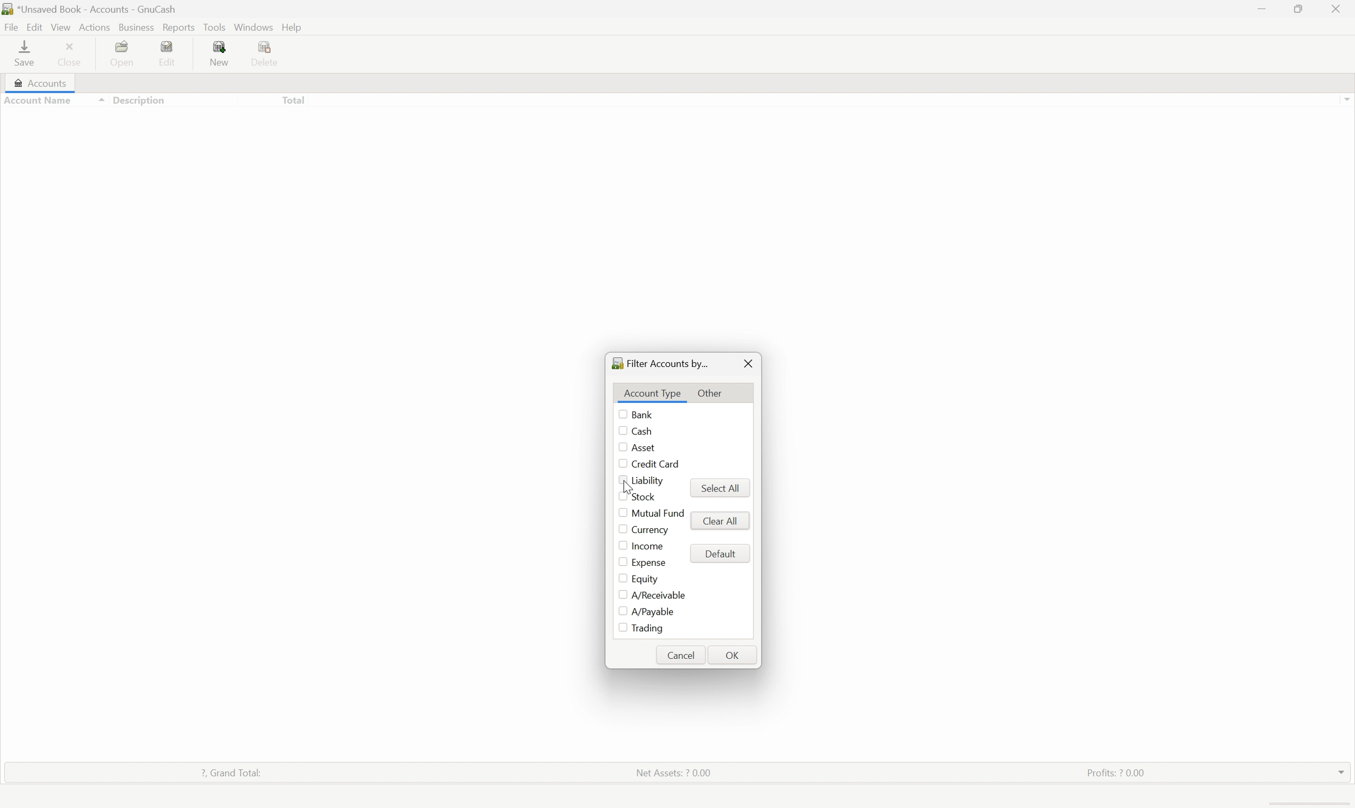 The height and width of the screenshot is (808, 1355). Describe the element at coordinates (229, 771) in the screenshot. I see `? Grand total` at that location.